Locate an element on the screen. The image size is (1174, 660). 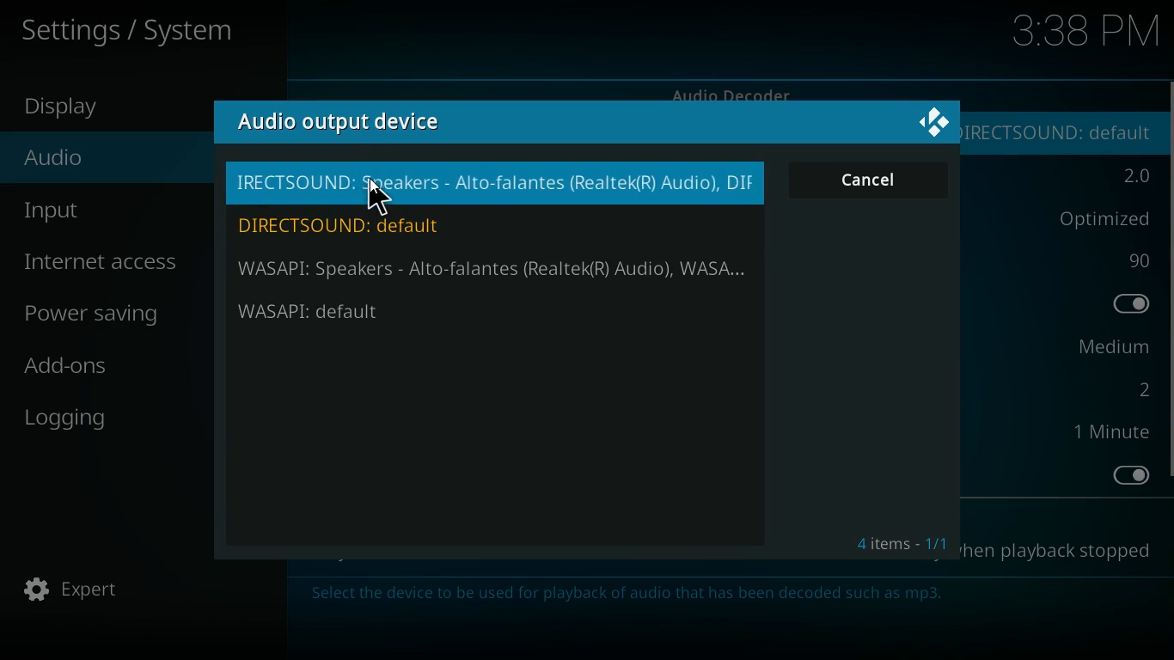
kodi logo is located at coordinates (936, 124).